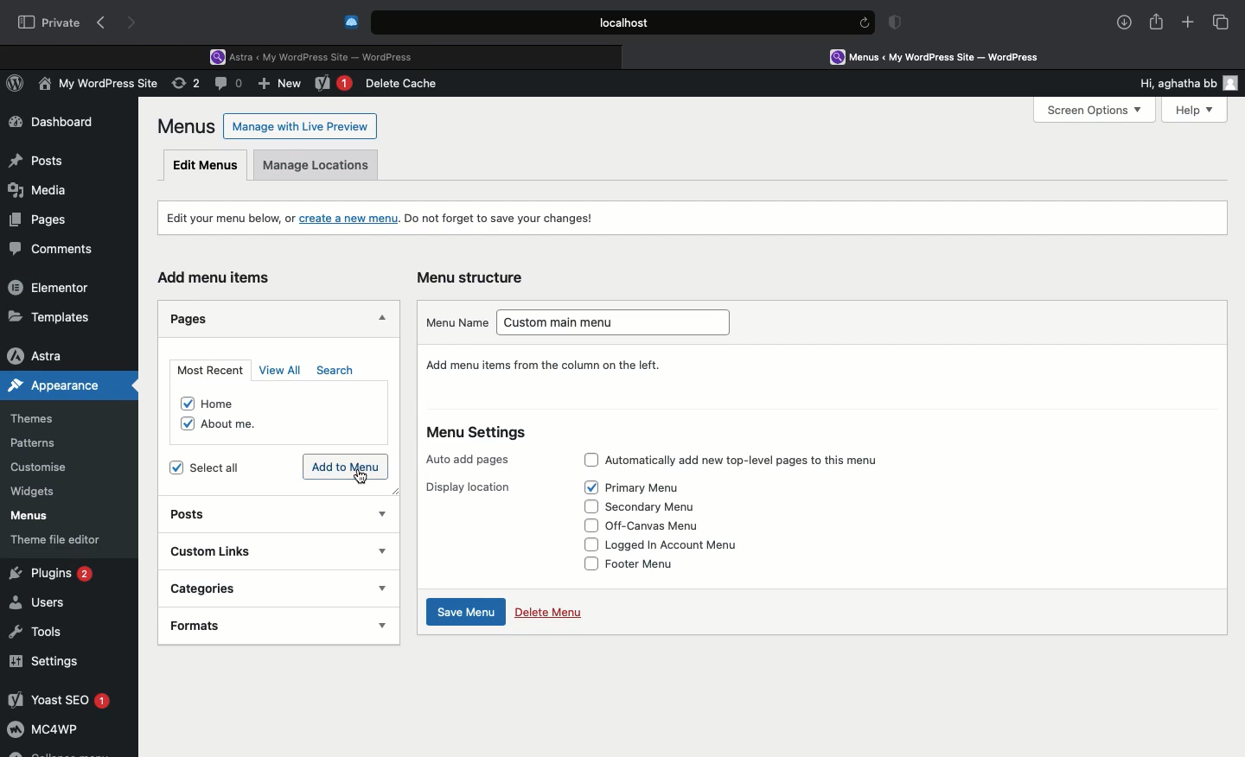  Describe the element at coordinates (35, 492) in the screenshot. I see `Widgets` at that location.